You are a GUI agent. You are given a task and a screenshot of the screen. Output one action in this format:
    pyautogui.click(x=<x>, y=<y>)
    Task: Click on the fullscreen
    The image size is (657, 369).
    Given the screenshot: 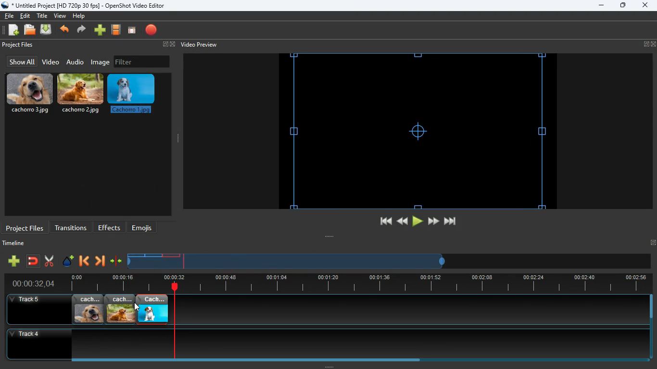 What is the action you would take?
    pyautogui.click(x=167, y=45)
    